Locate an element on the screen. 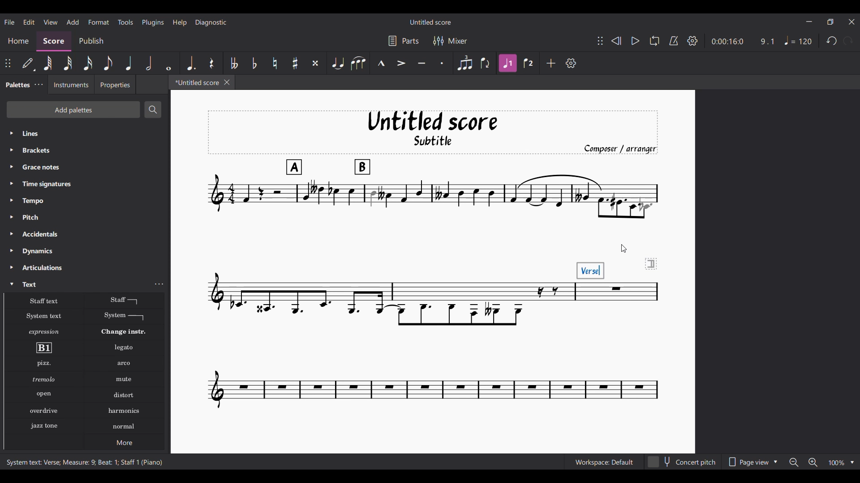 The width and height of the screenshot is (860, 483). *Untitled score, current tab is located at coordinates (195, 82).